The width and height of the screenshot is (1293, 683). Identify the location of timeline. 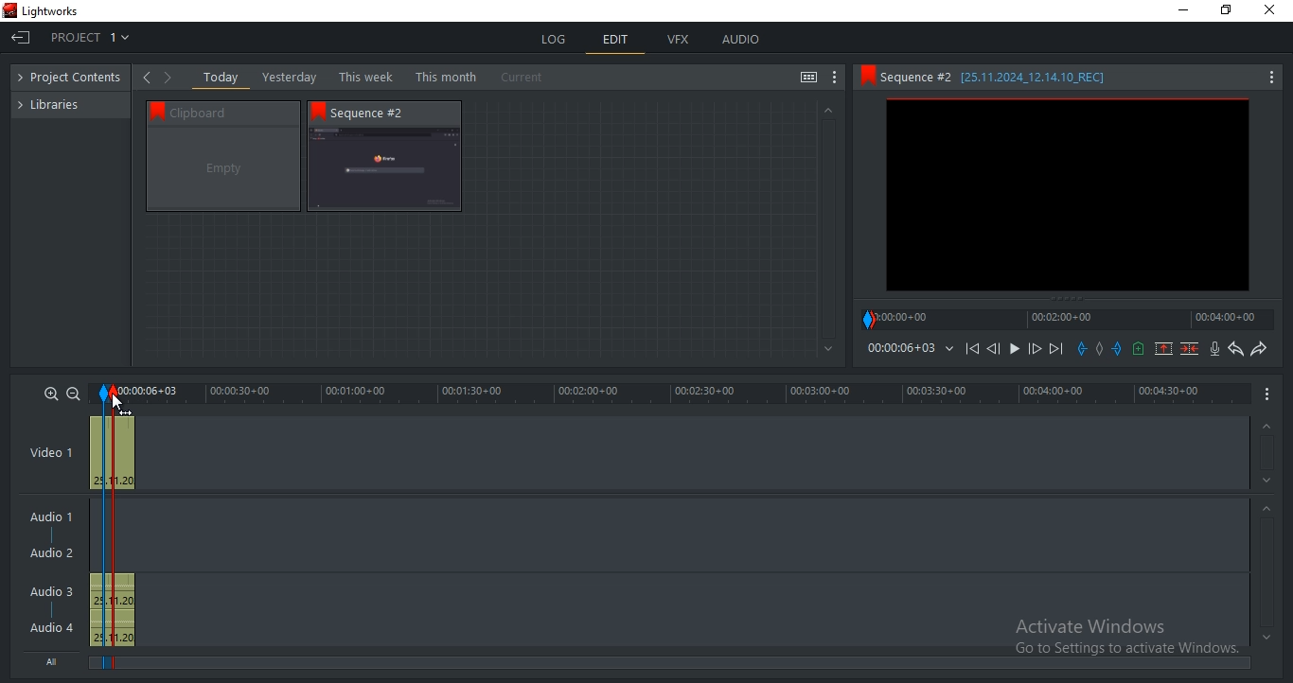
(900, 348).